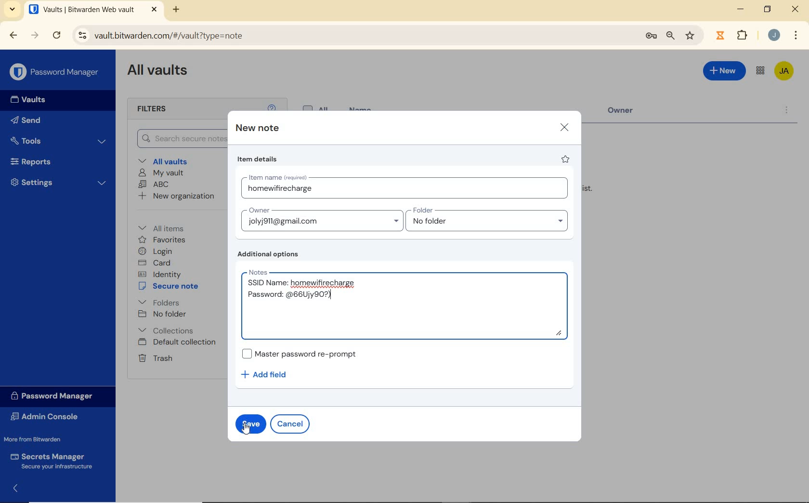 This screenshot has height=503, width=809. Describe the element at coordinates (566, 159) in the screenshot. I see `favorite` at that location.